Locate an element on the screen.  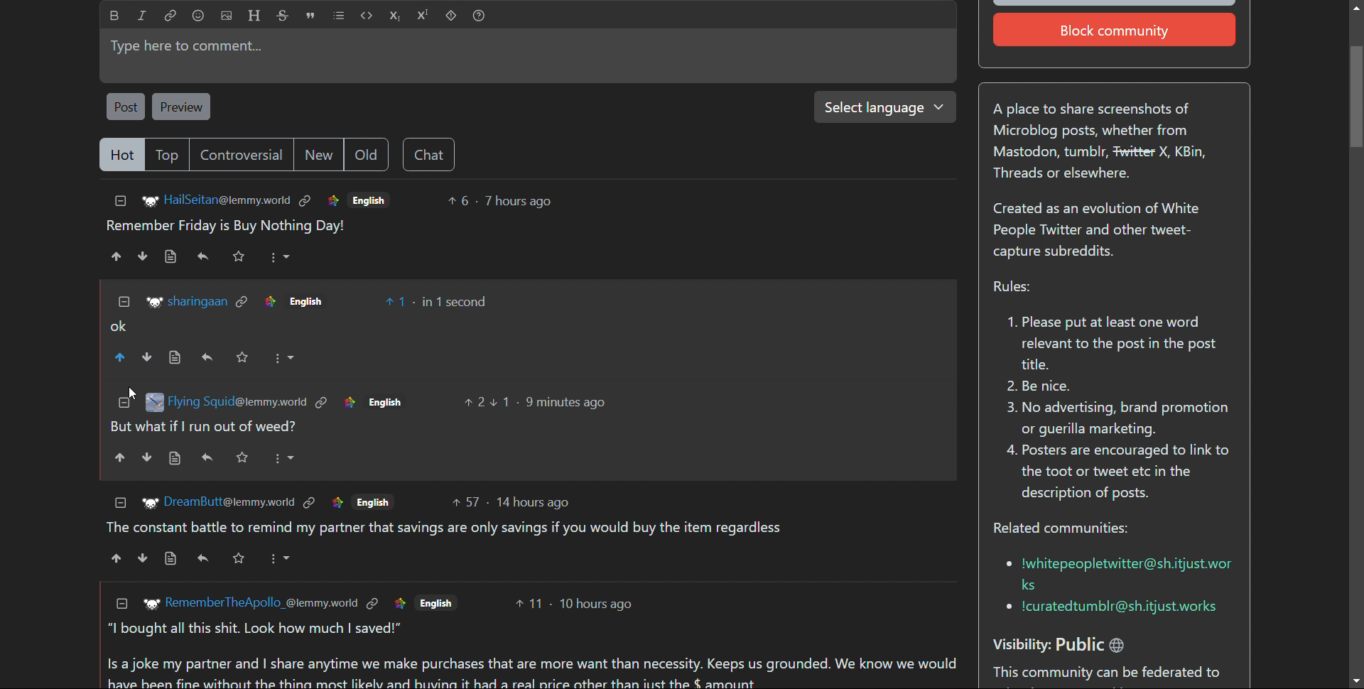
strikethrough is located at coordinates (283, 15).